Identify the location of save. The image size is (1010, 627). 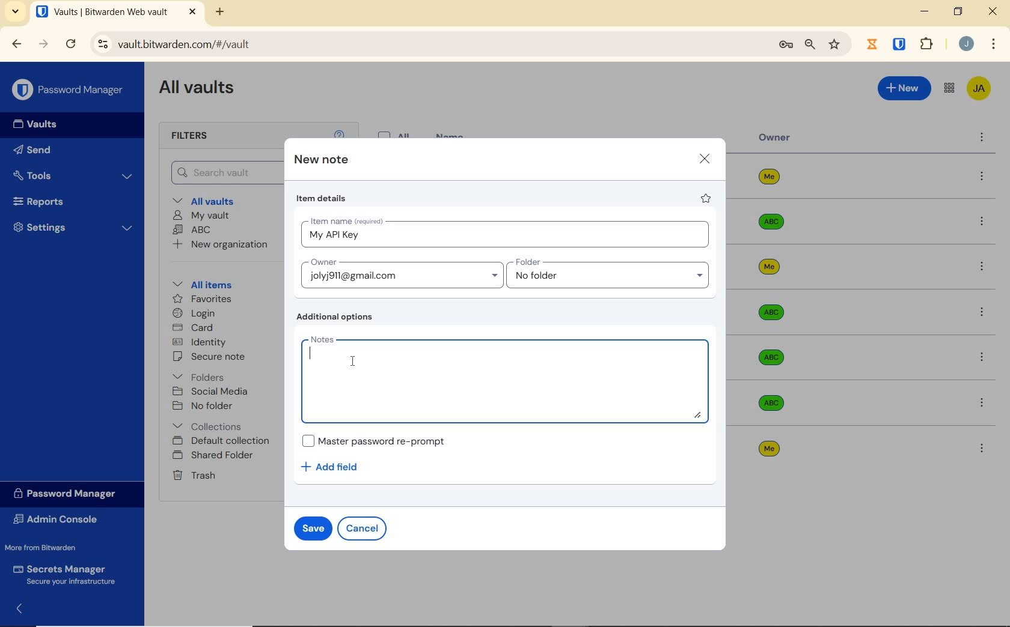
(313, 527).